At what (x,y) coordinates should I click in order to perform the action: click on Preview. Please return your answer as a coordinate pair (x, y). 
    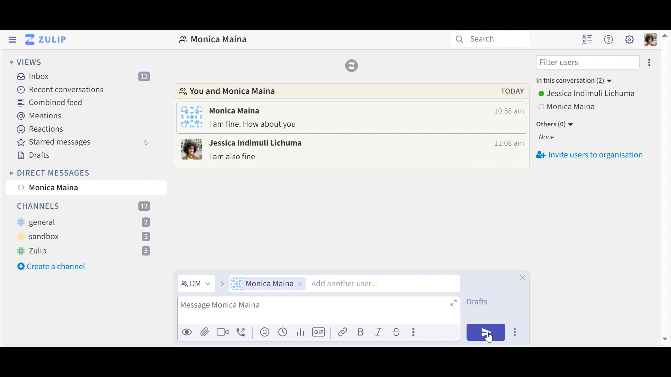
    Looking at the image, I should click on (187, 331).